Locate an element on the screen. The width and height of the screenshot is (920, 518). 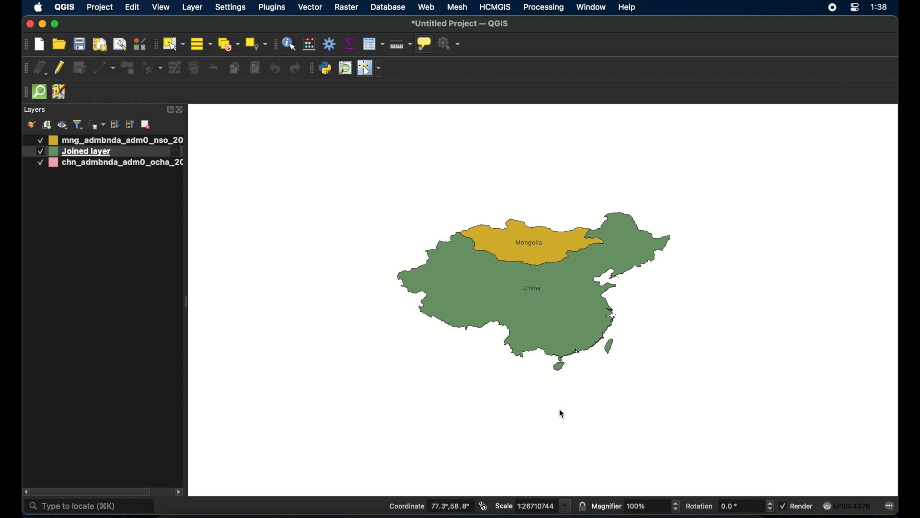
collapse is located at coordinates (129, 125).